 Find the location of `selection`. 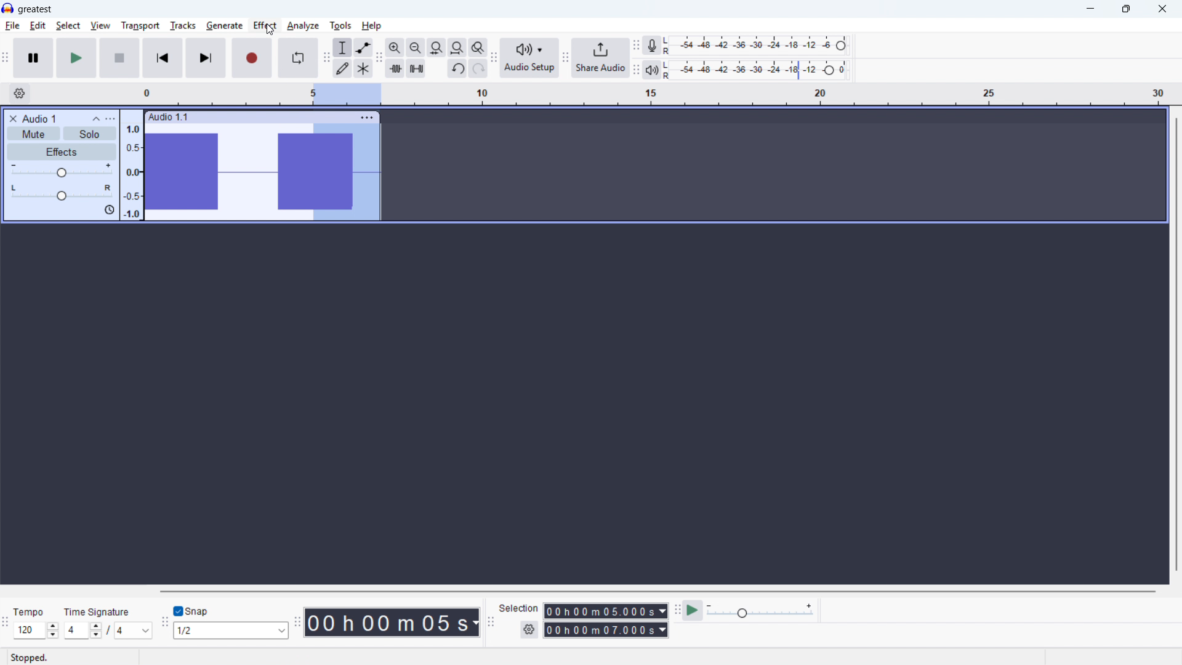

selection is located at coordinates (519, 608).